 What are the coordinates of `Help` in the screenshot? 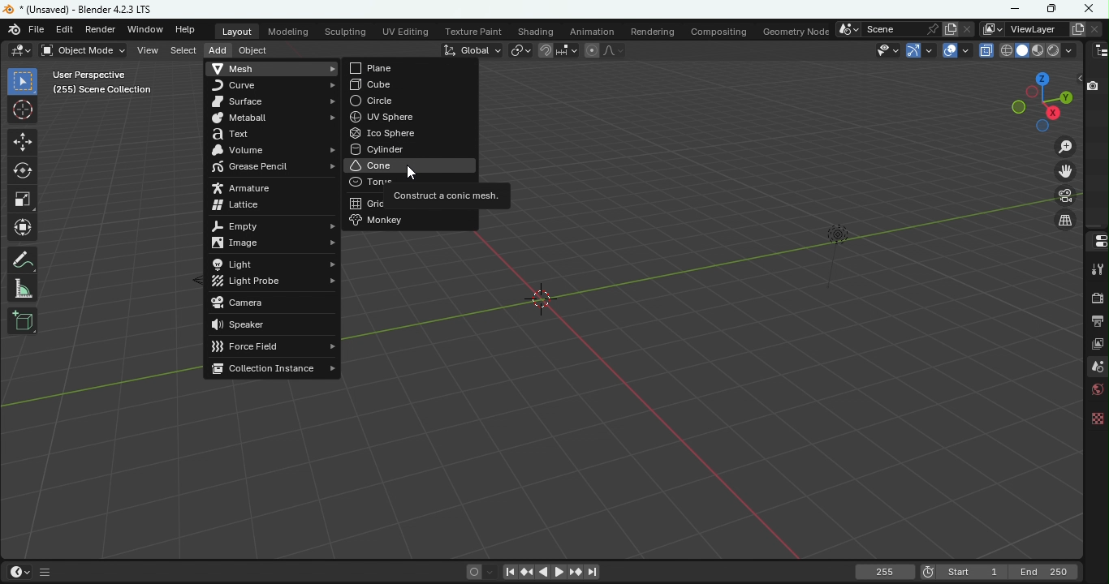 It's located at (191, 30).